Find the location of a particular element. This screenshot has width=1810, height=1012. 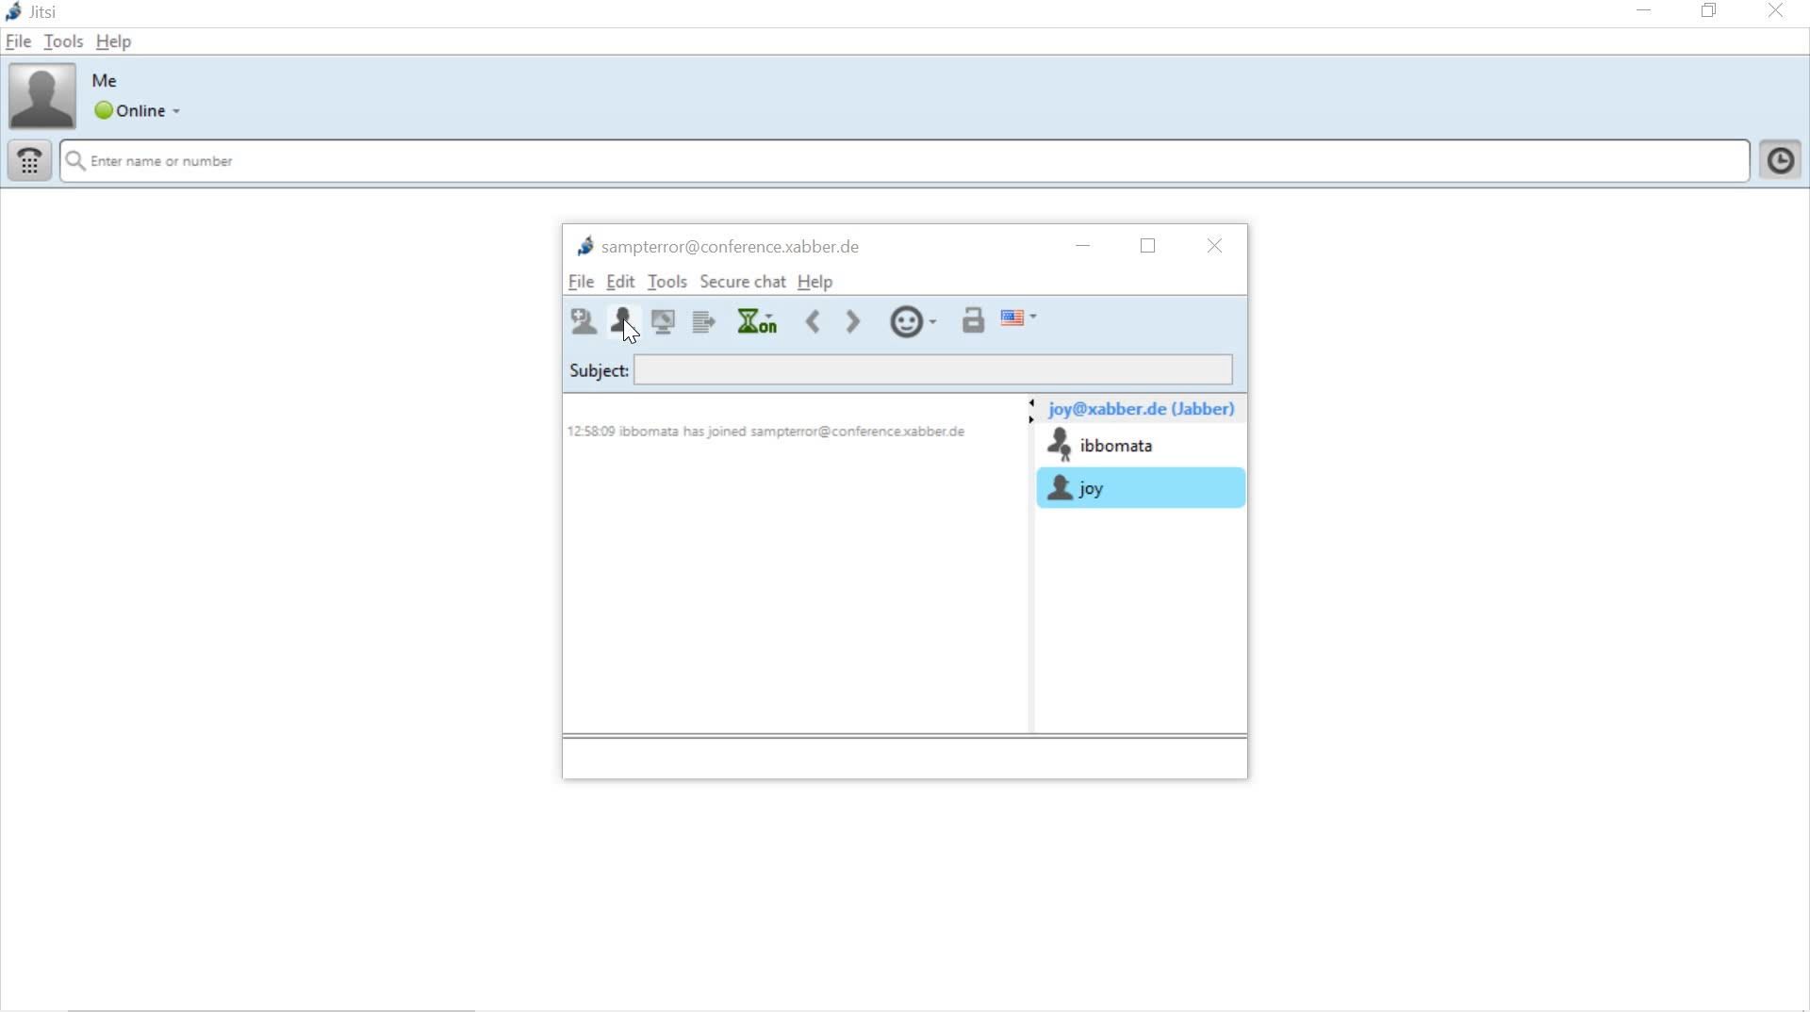

minimize is located at coordinates (1642, 11).